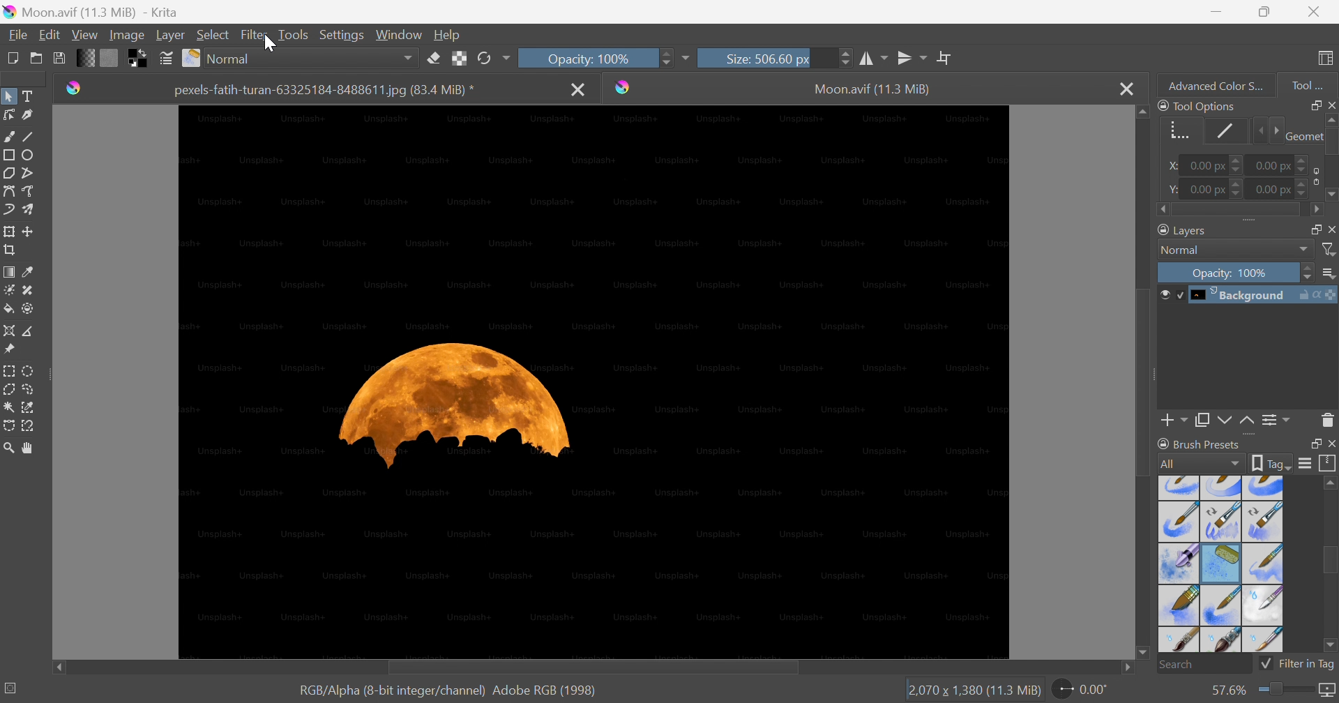  What do you see at coordinates (579, 91) in the screenshot?
I see `Close` at bounding box center [579, 91].